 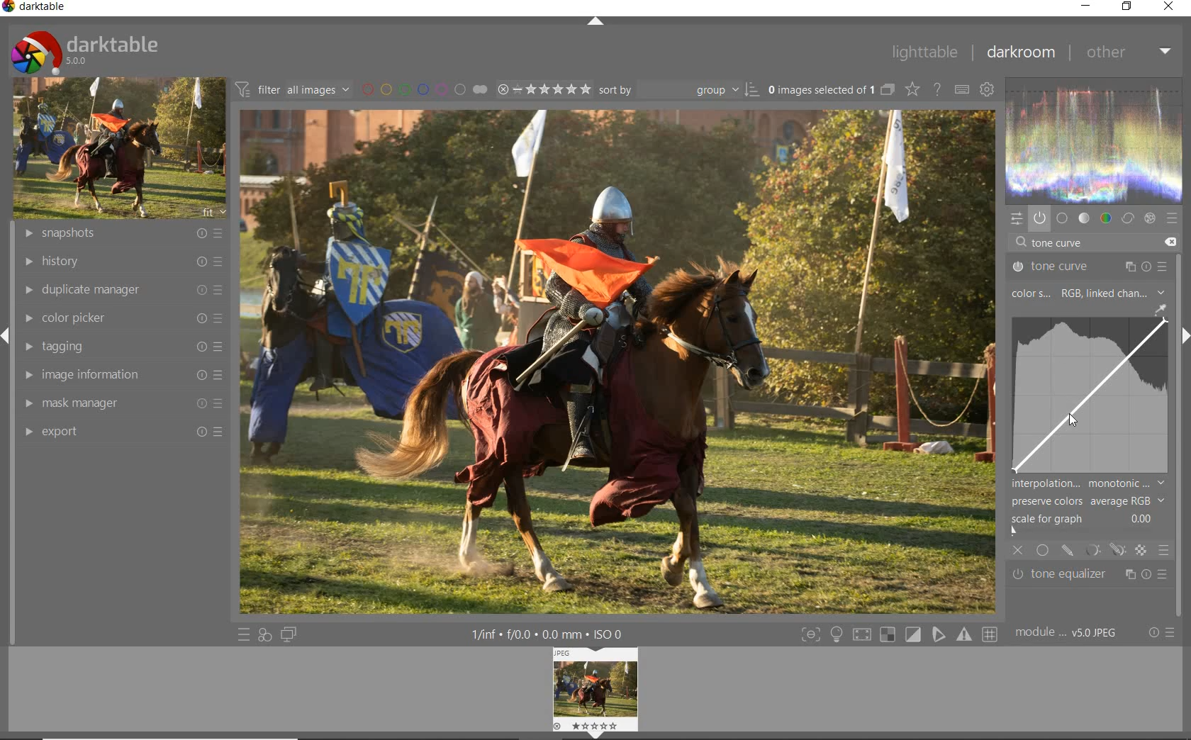 I want to click on Image preview, so click(x=598, y=690).